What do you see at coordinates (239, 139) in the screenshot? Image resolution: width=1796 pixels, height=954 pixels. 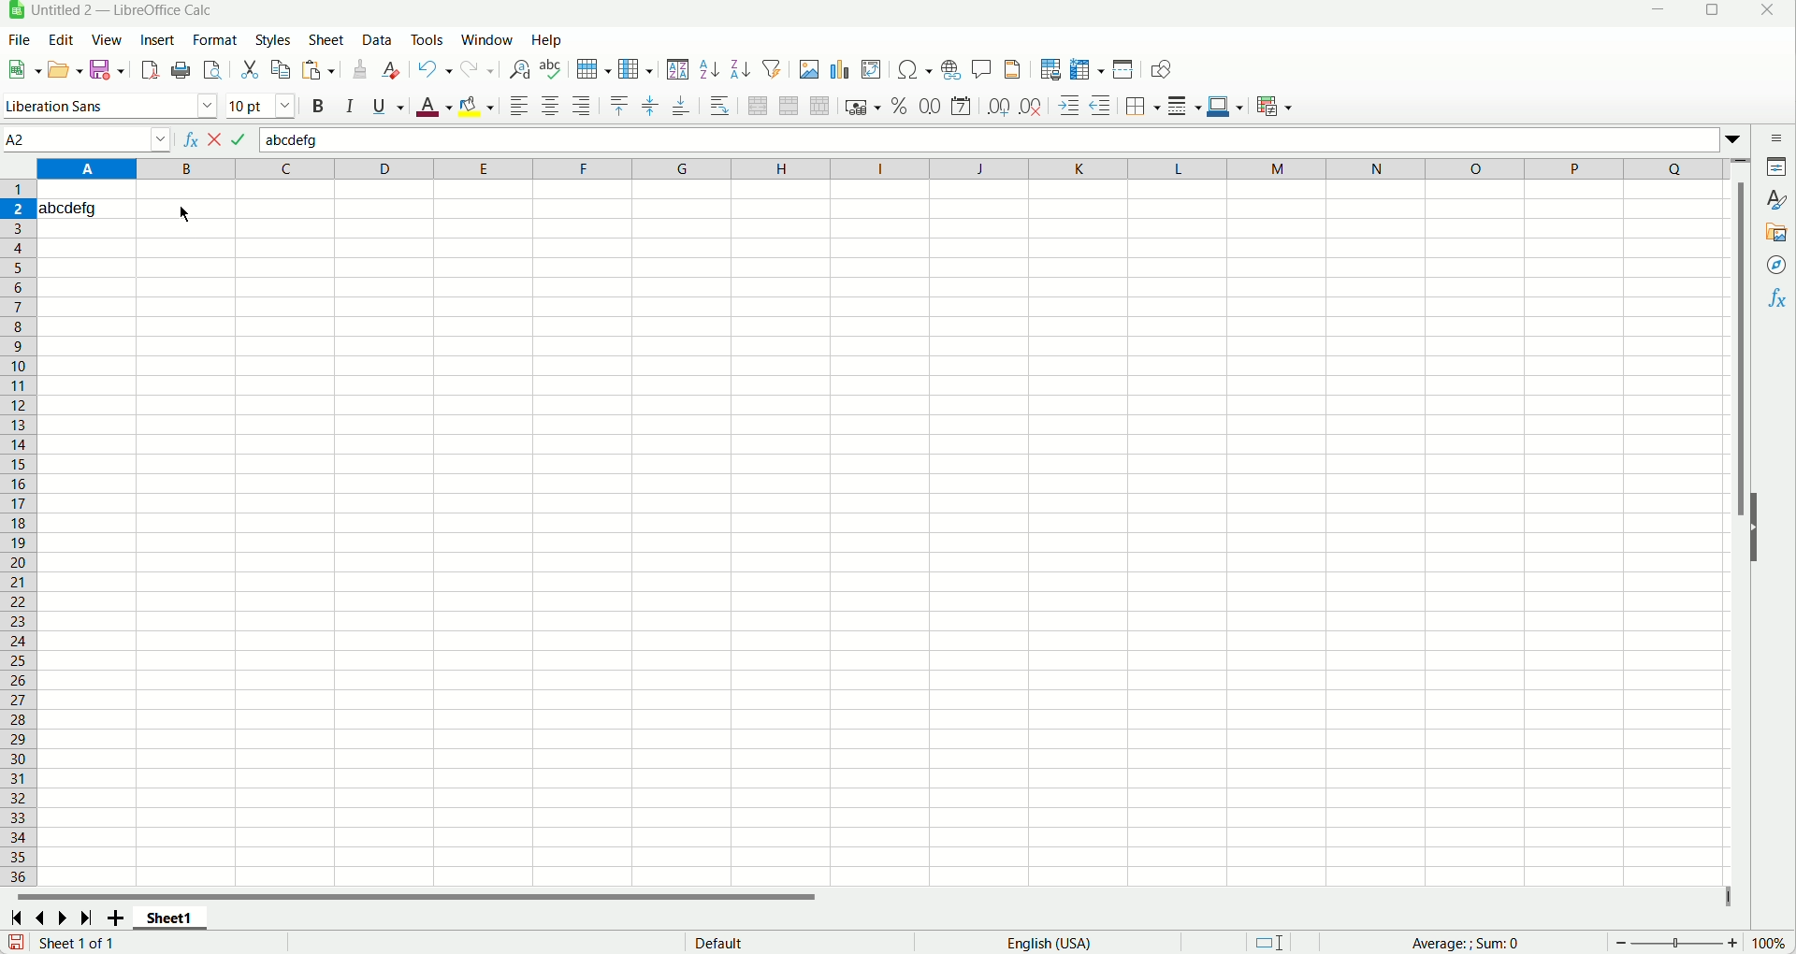 I see `accept` at bounding box center [239, 139].